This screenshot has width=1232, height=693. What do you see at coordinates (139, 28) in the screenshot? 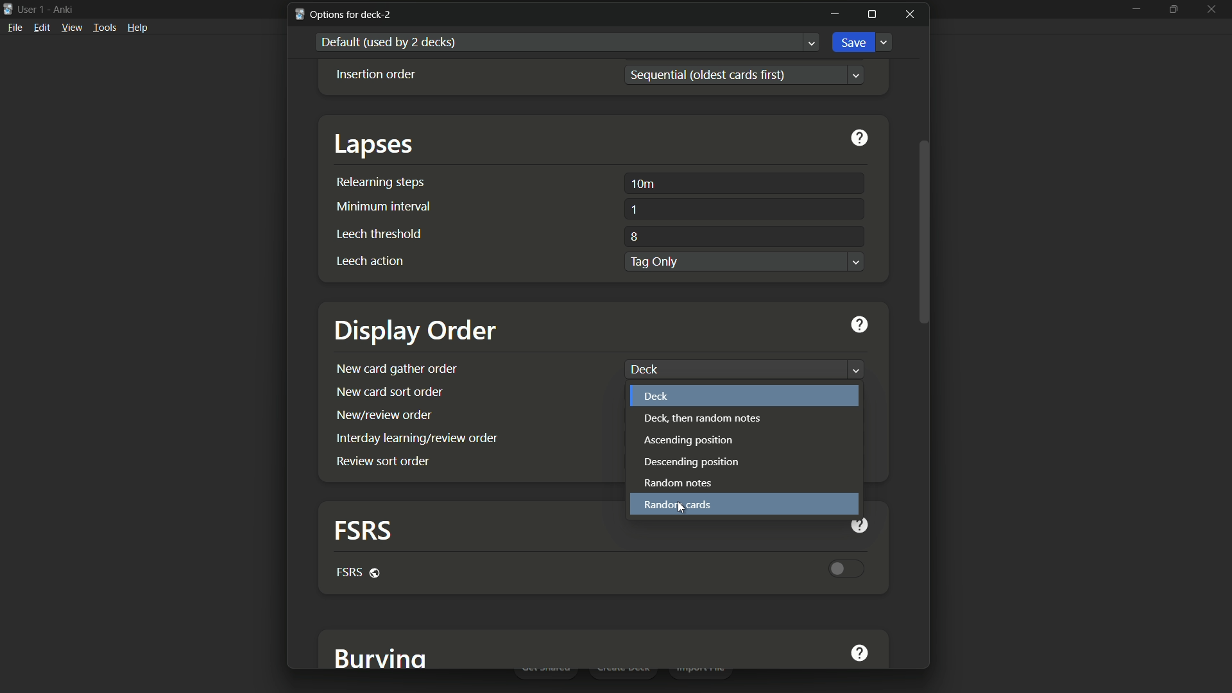
I see `help menu` at bounding box center [139, 28].